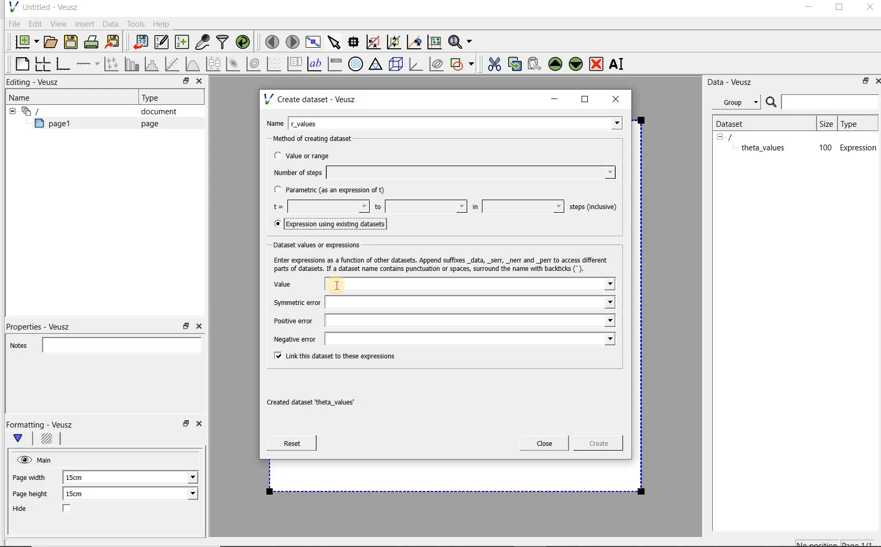  I want to click on plot a 2d dataset as contours, so click(254, 64).